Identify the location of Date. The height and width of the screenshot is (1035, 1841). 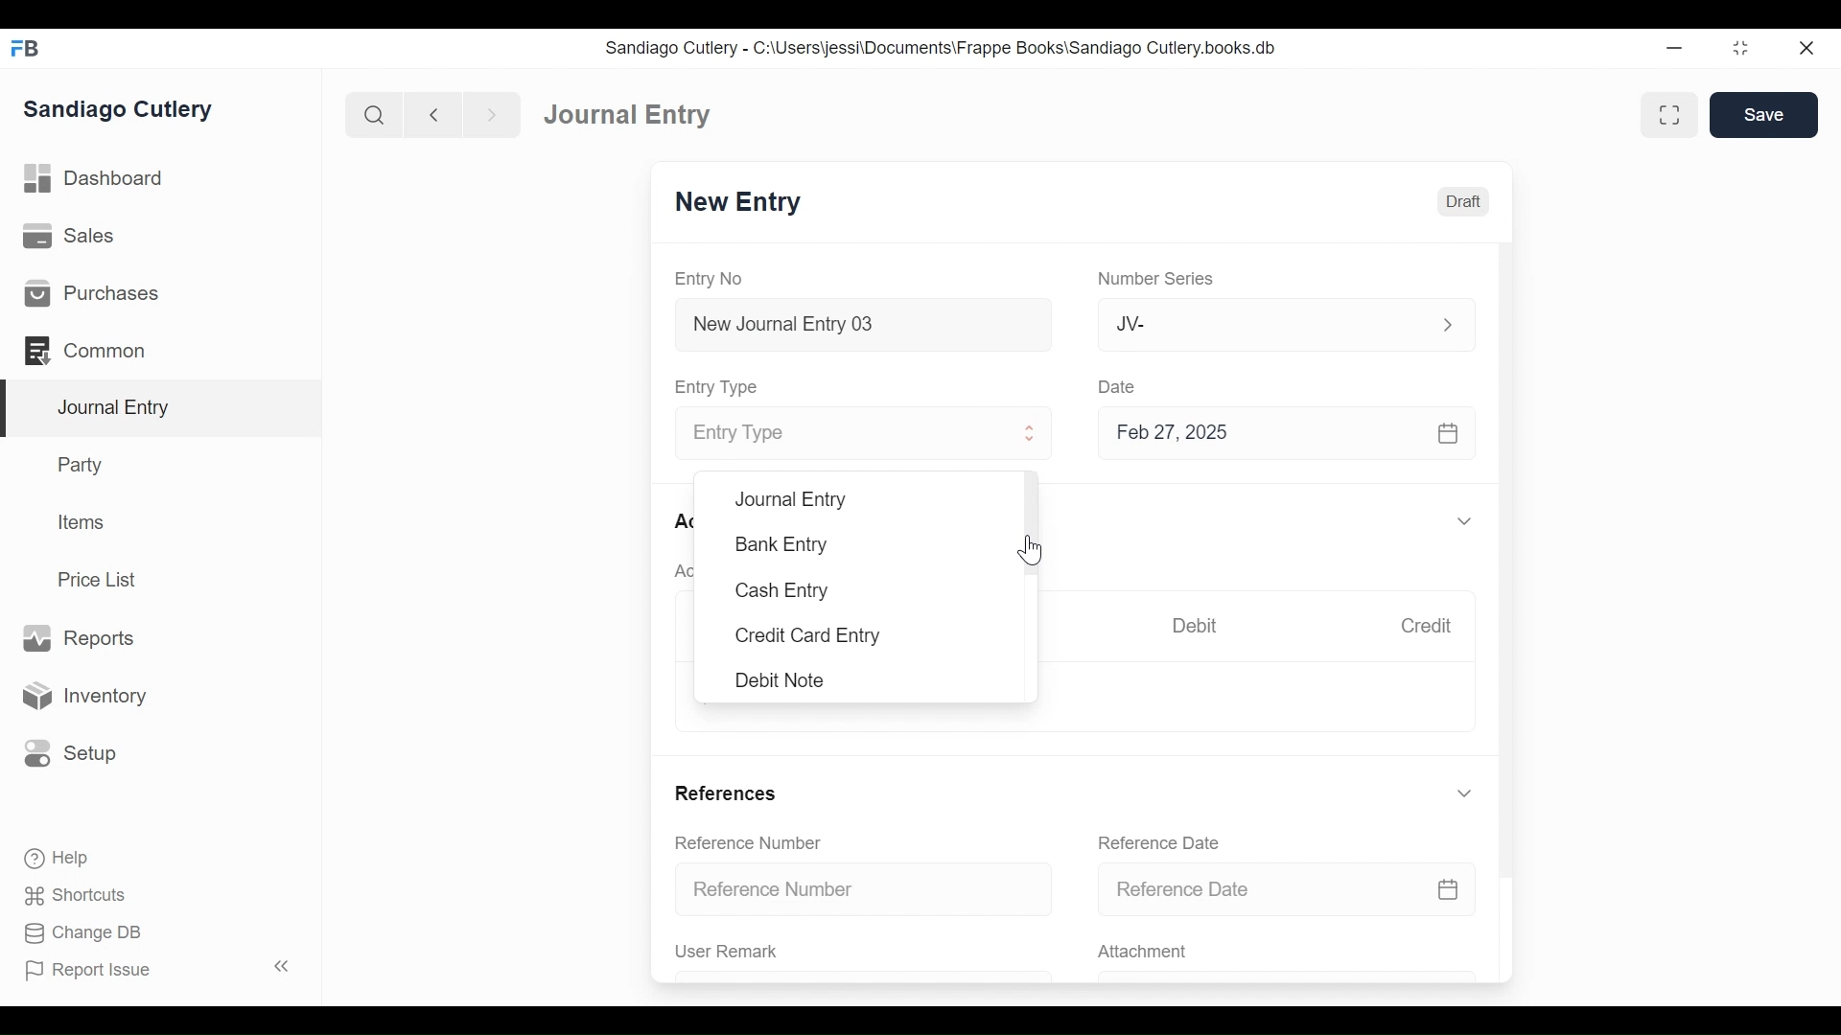
(1120, 386).